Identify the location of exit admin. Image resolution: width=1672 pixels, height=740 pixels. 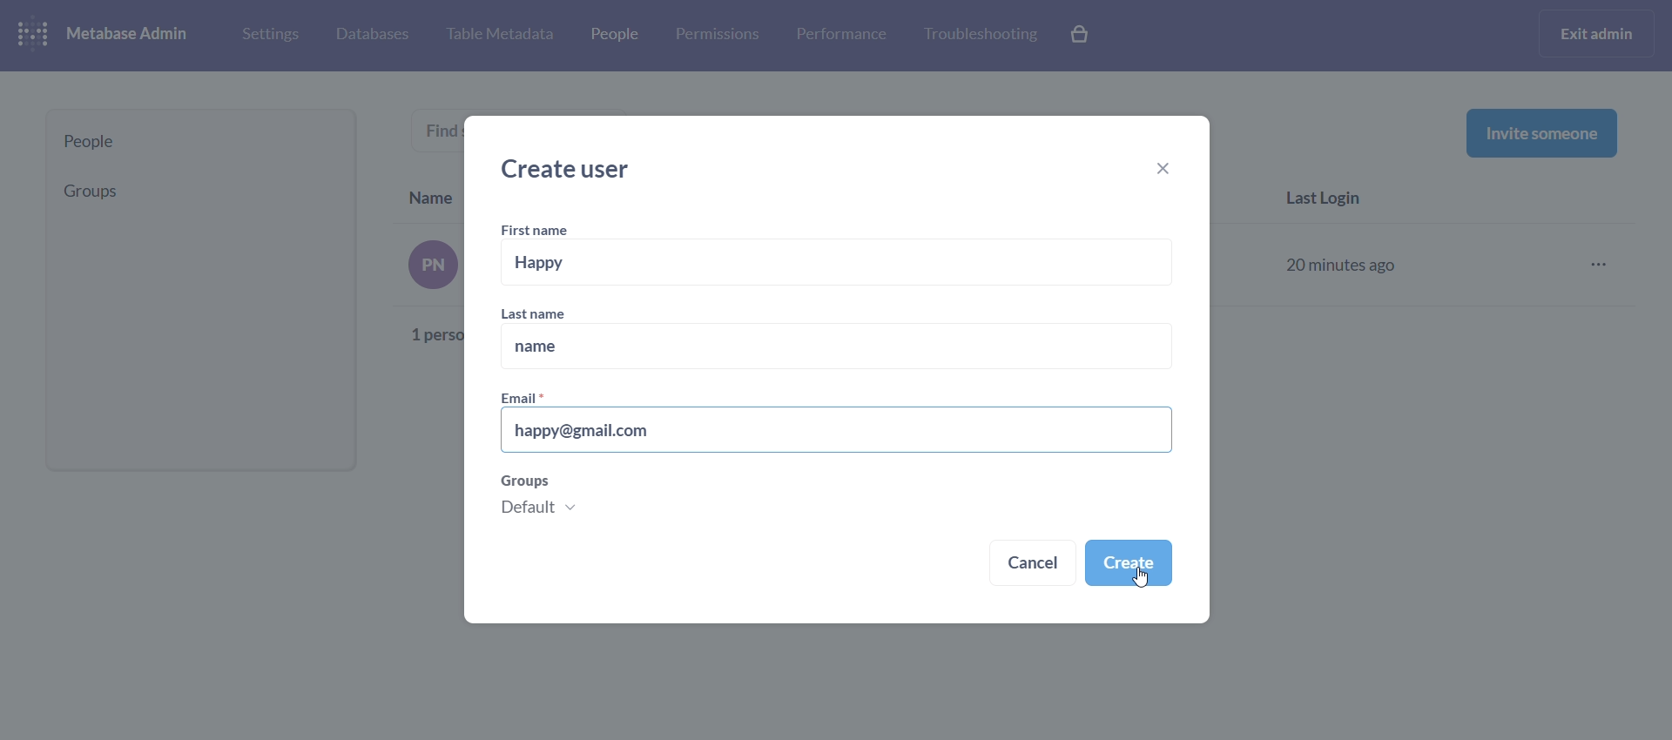
(1600, 33).